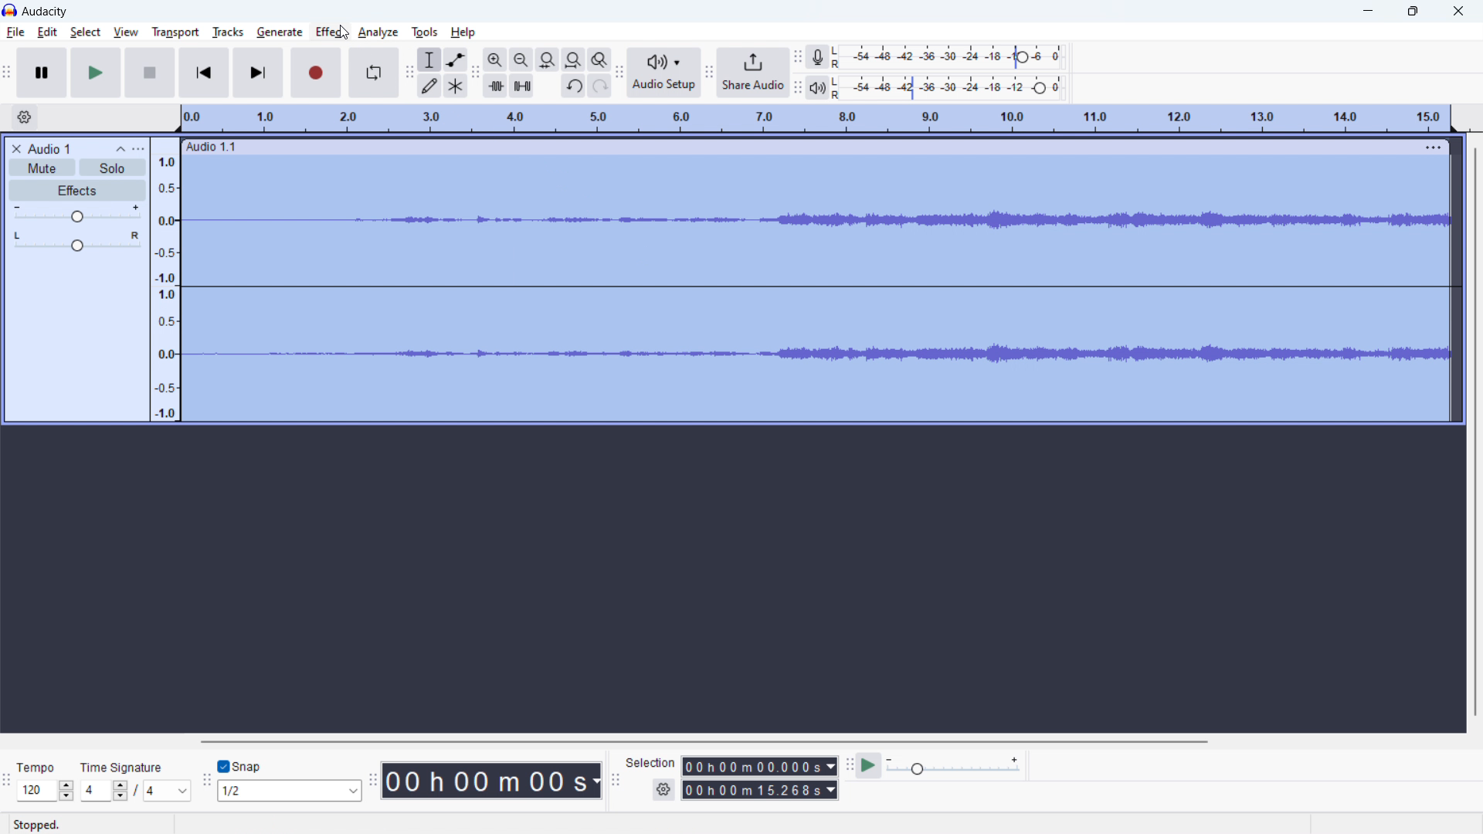 This screenshot has height=834, width=1483. Describe the element at coordinates (375, 787) in the screenshot. I see `time toolbar` at that location.